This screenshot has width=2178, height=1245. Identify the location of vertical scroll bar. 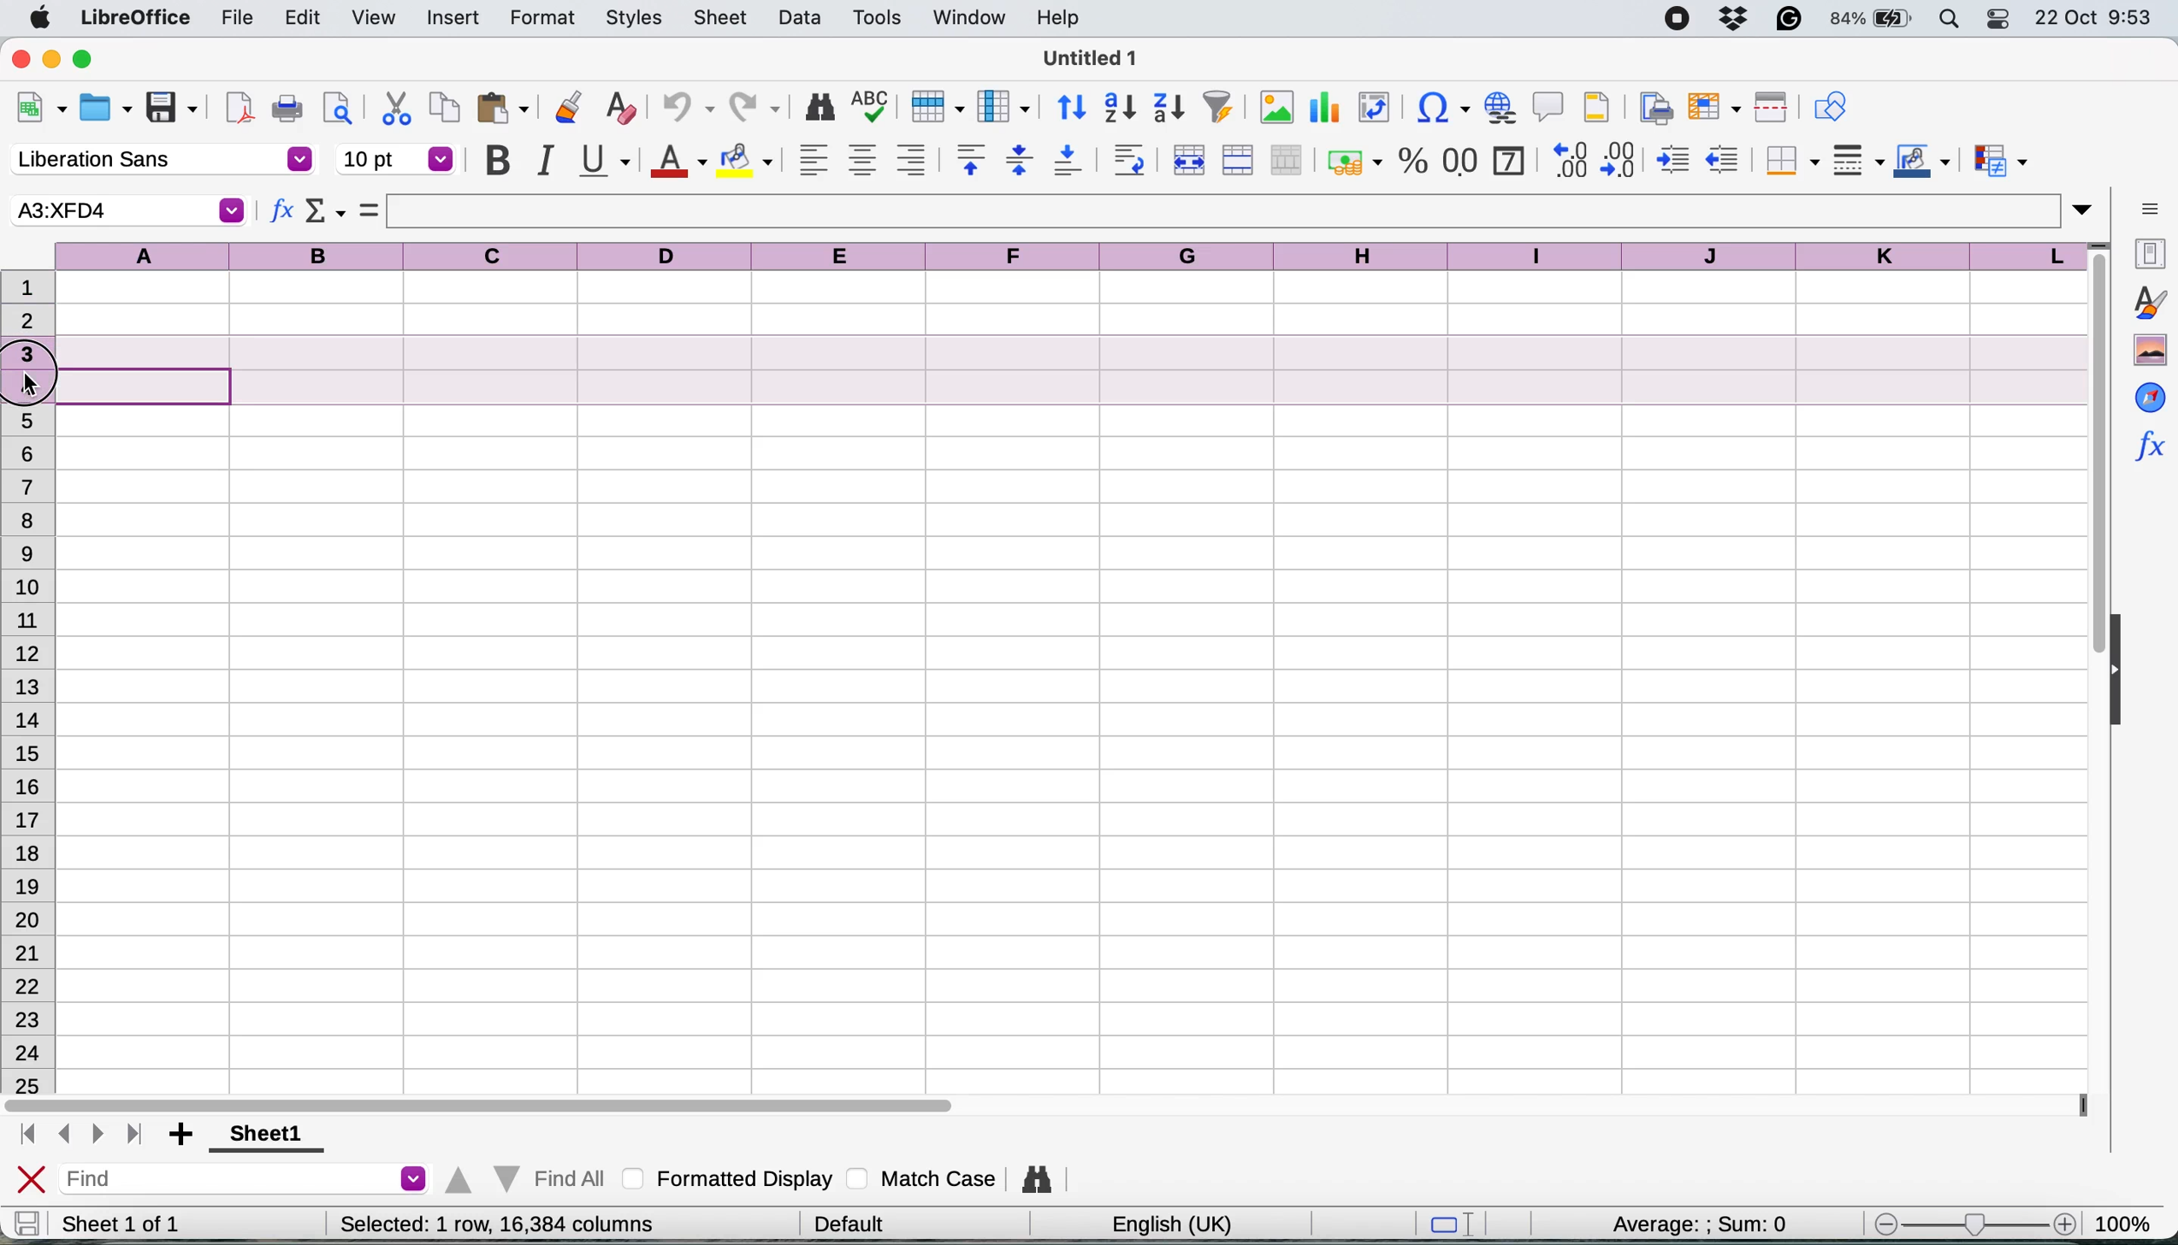
(2085, 467).